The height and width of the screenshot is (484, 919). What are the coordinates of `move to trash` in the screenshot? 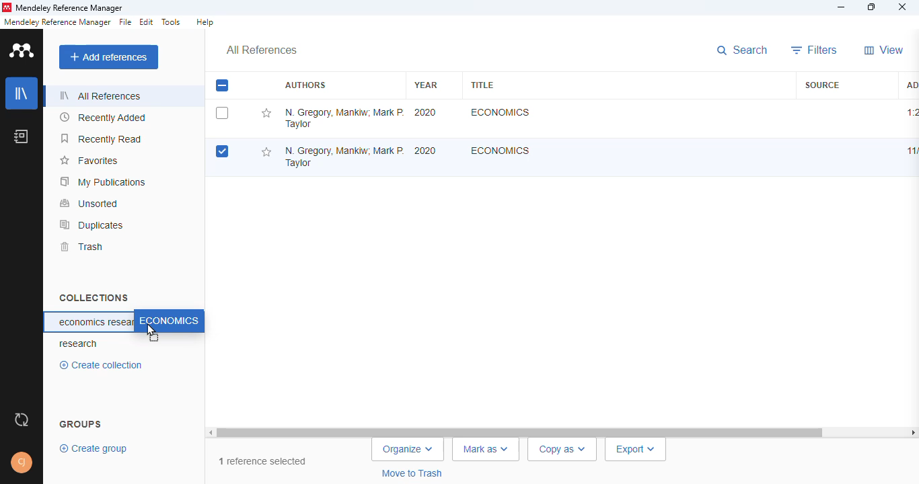 It's located at (417, 475).